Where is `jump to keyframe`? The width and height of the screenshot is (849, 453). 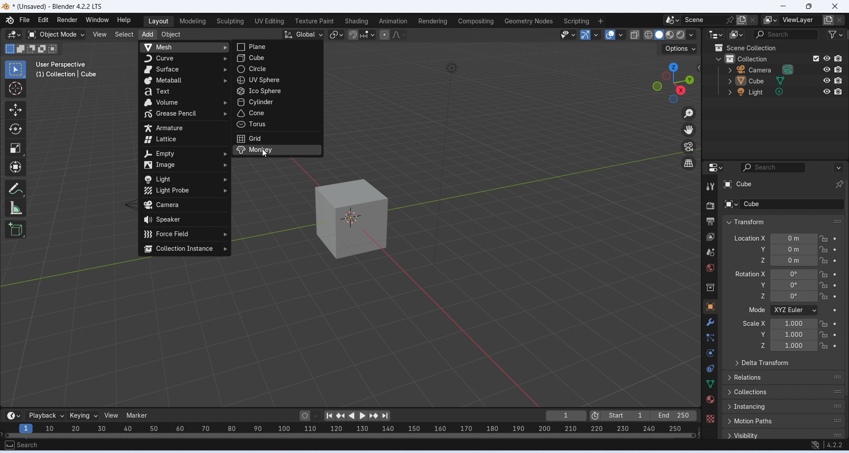 jump to keyframe is located at coordinates (341, 417).